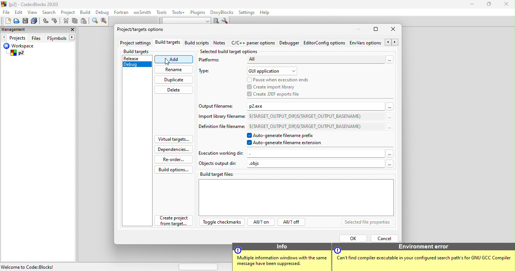 The width and height of the screenshot is (515, 271). I want to click on project/target option, so click(143, 29).